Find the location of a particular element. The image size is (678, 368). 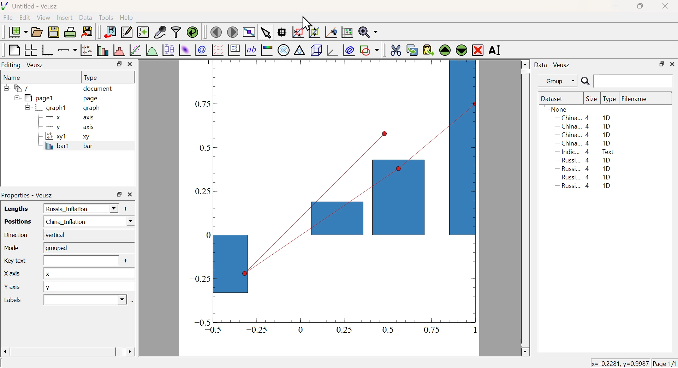

Russi... 4 1D is located at coordinates (586, 168).